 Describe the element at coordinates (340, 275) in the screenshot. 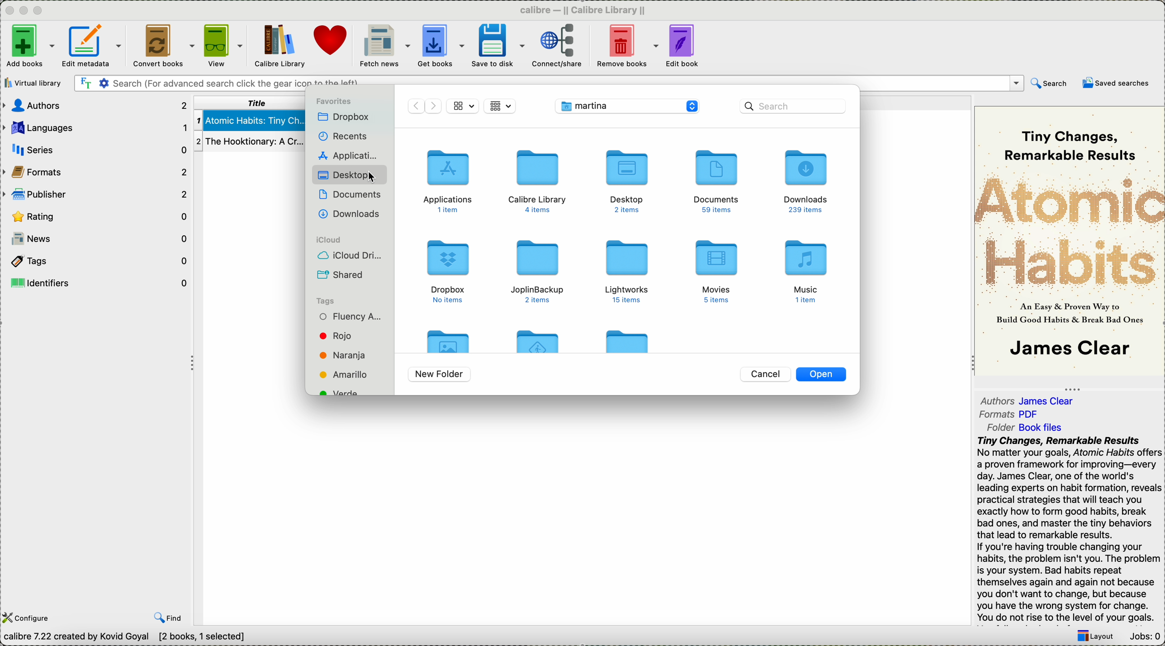

I see `shared` at that location.